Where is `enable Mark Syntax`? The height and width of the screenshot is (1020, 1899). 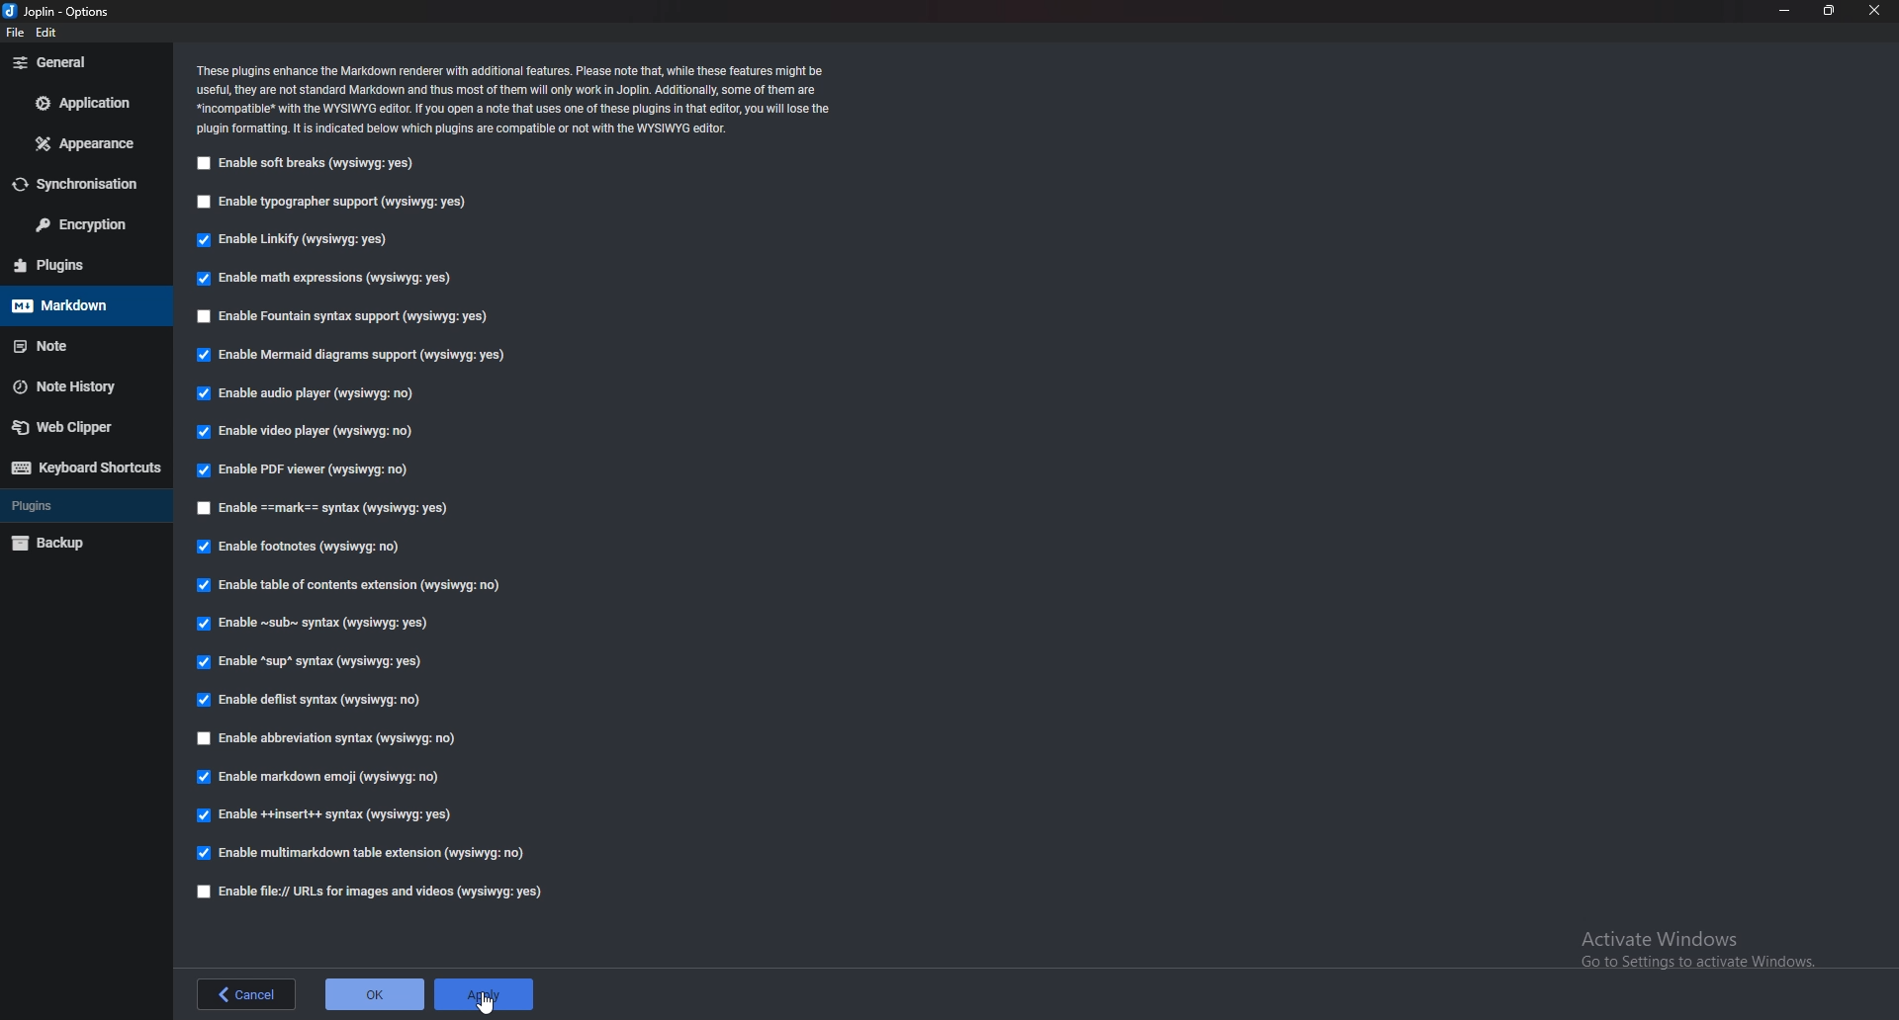
enable Mark Syntax is located at coordinates (336, 507).